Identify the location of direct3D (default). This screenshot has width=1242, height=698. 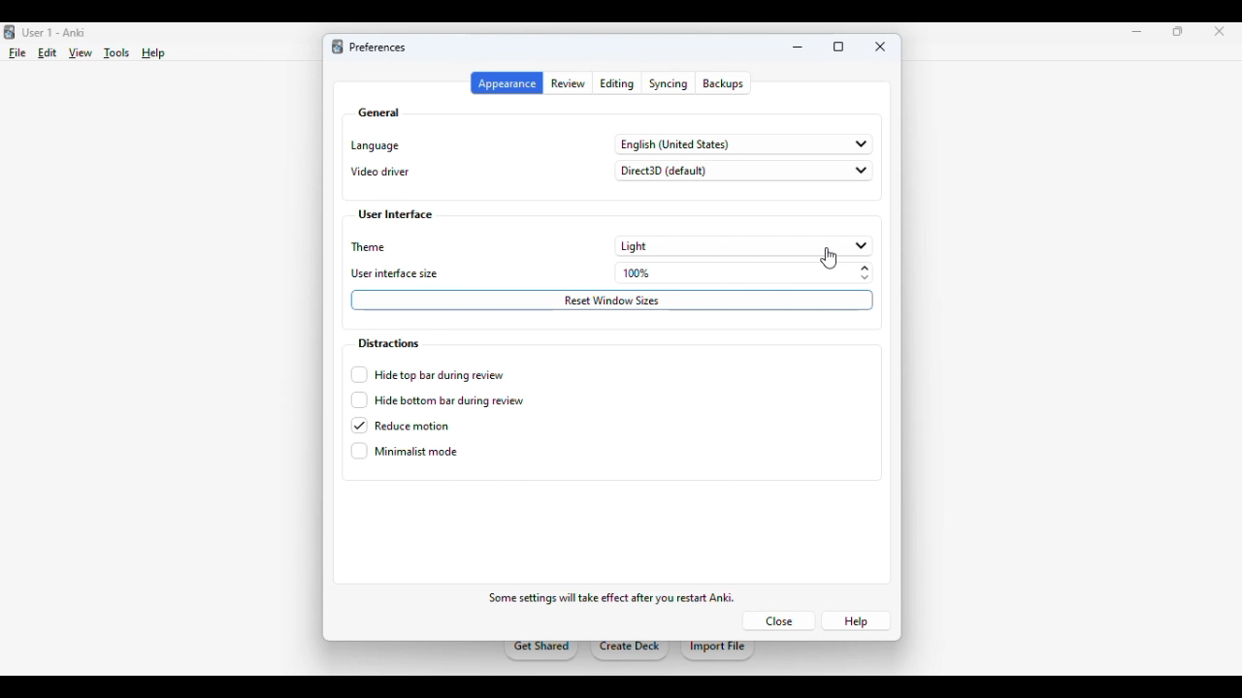
(743, 171).